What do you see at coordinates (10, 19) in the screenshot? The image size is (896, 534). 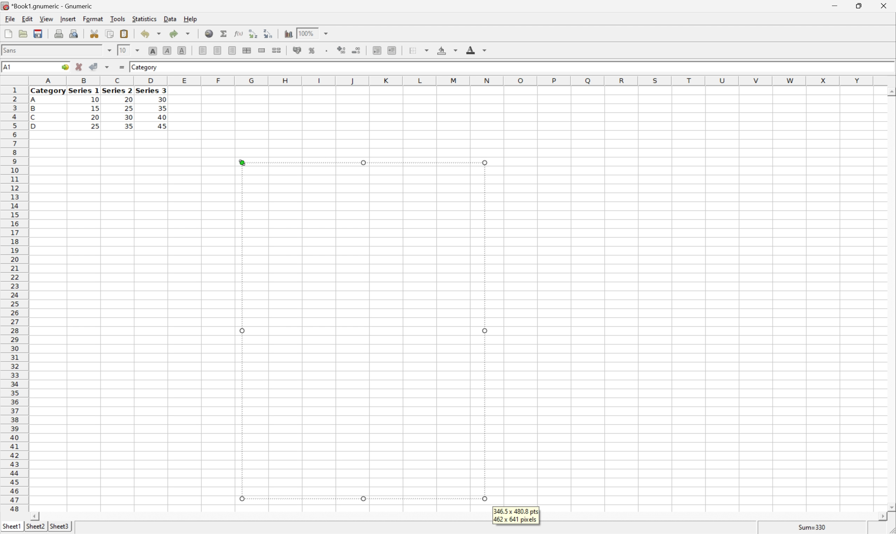 I see `File` at bounding box center [10, 19].